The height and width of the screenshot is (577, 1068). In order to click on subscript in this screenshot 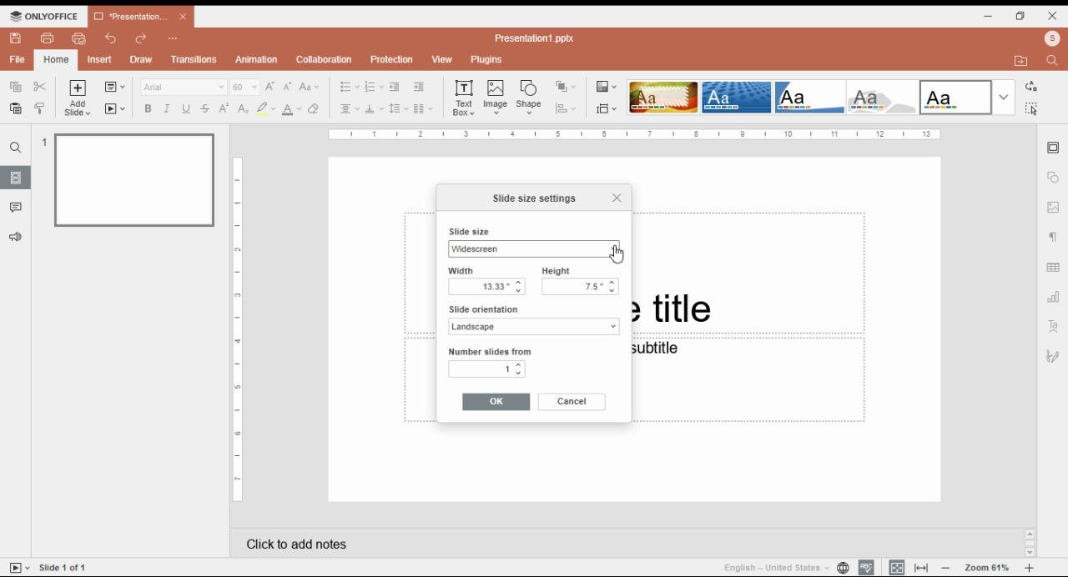, I will do `click(241, 108)`.